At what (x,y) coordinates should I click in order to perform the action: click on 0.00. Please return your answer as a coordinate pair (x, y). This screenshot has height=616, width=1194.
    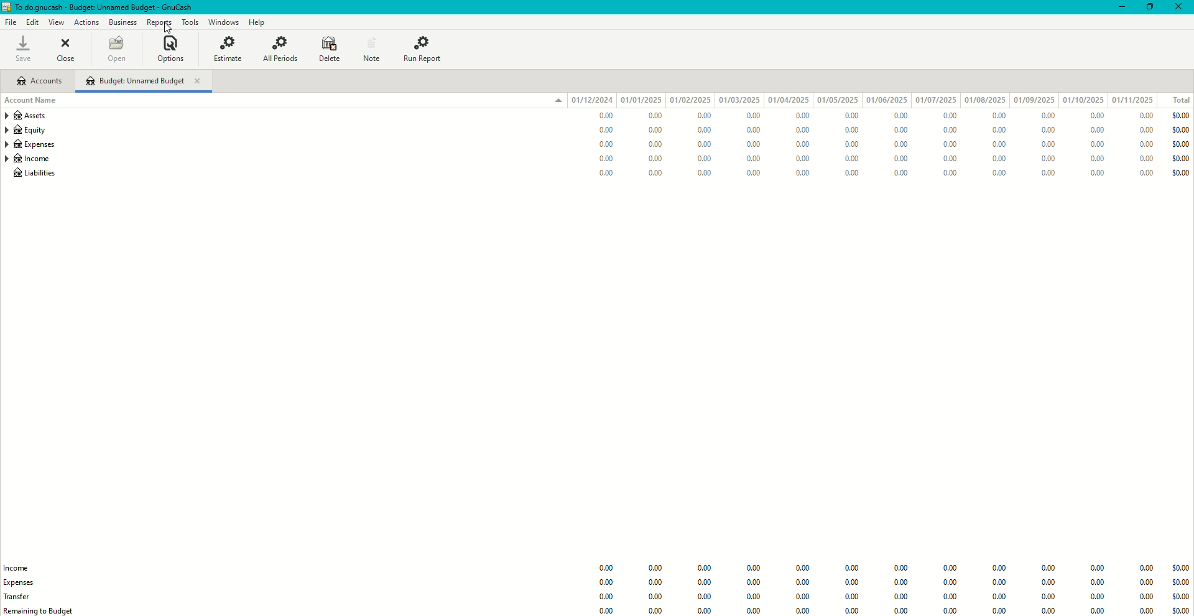
    Looking at the image, I should click on (752, 159).